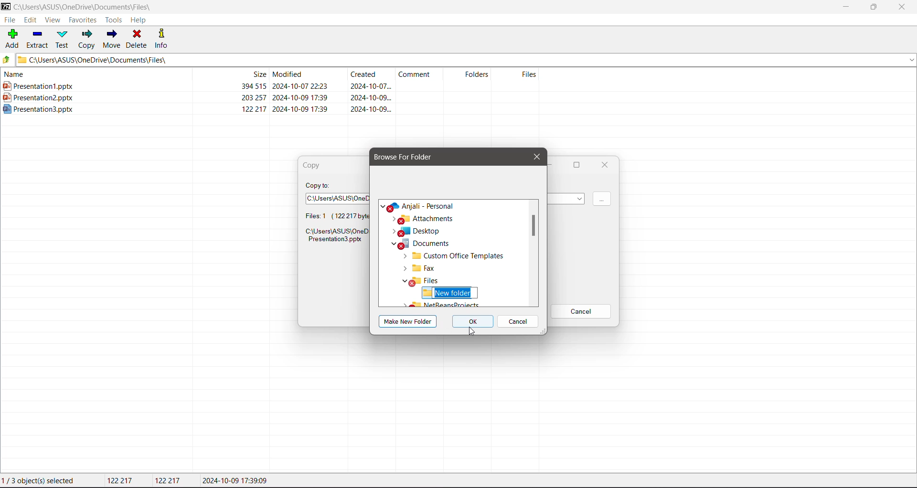 This screenshot has width=917, height=488. What do you see at coordinates (169, 480) in the screenshot?
I see `Size of the last file selected` at bounding box center [169, 480].